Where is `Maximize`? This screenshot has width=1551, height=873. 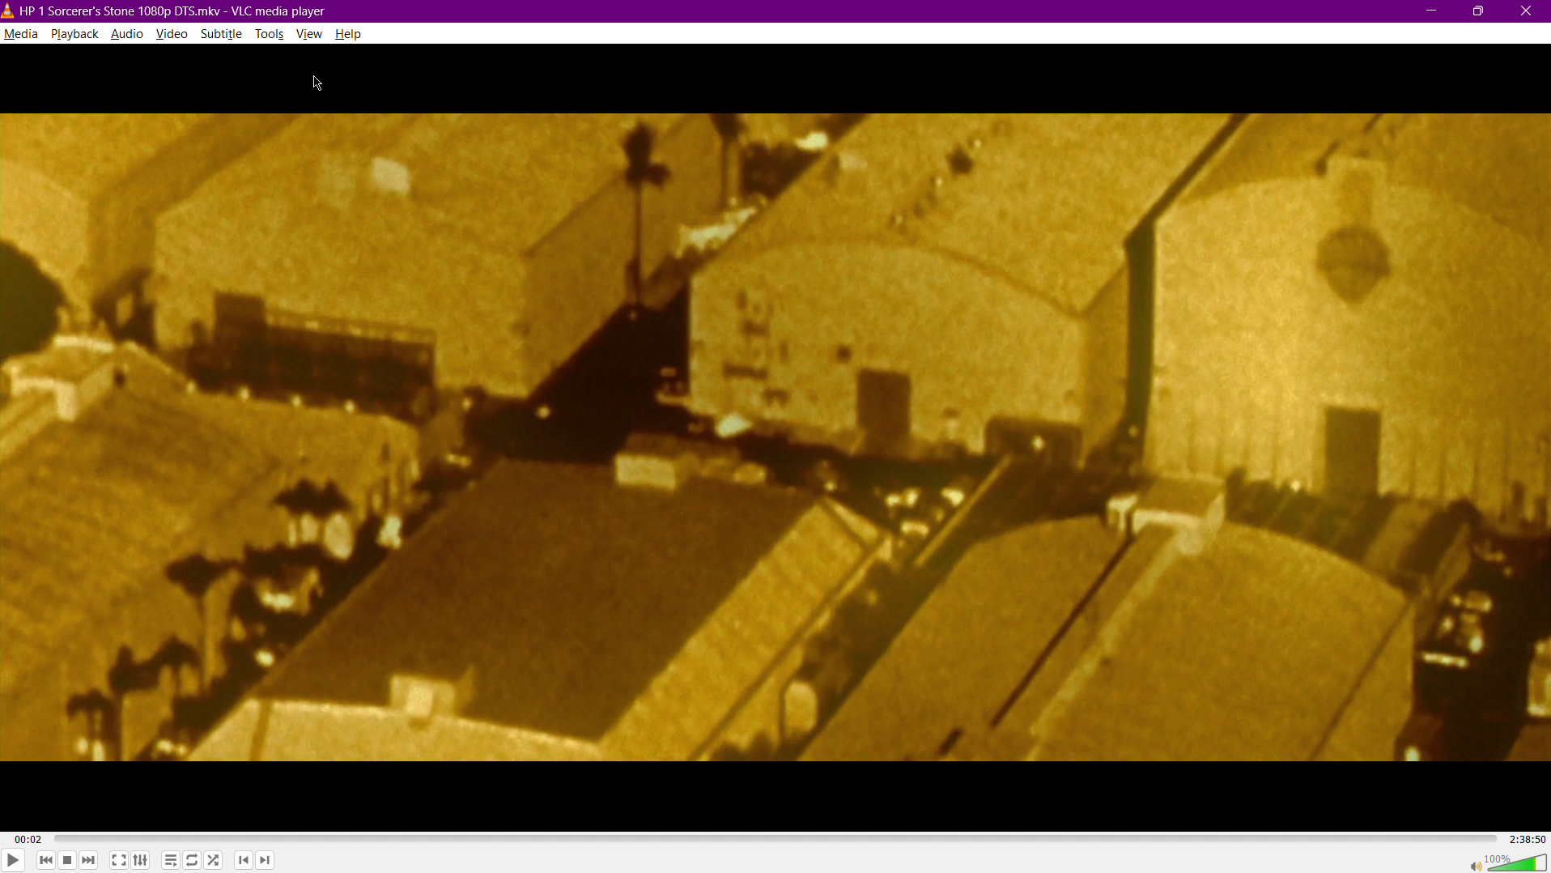
Maximize is located at coordinates (1480, 11).